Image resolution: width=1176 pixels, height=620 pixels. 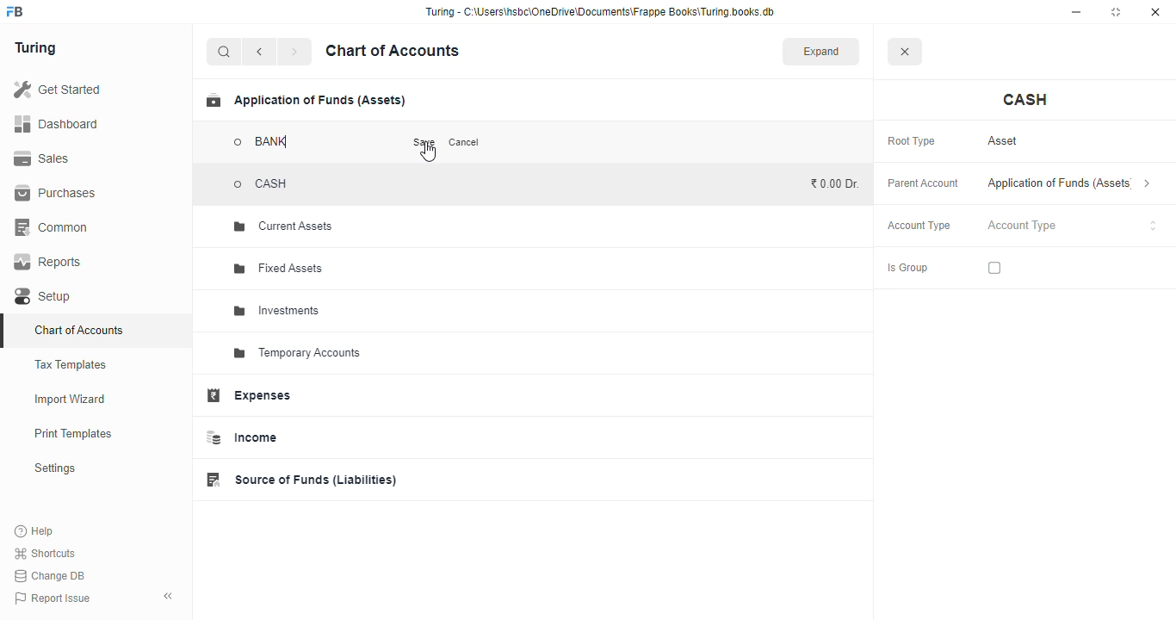 I want to click on current assets, so click(x=283, y=227).